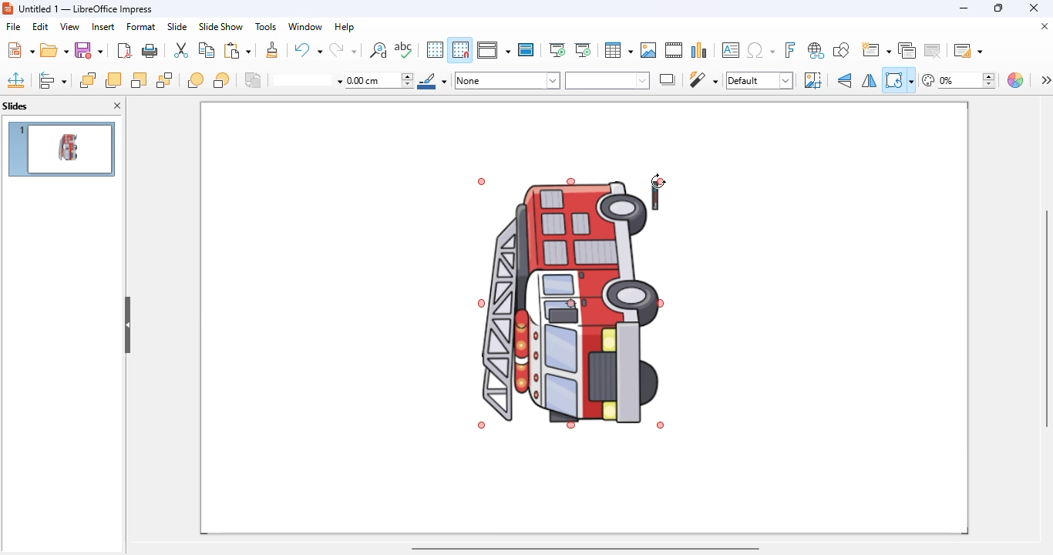 This screenshot has height=555, width=1053. I want to click on vertically, so click(846, 80).